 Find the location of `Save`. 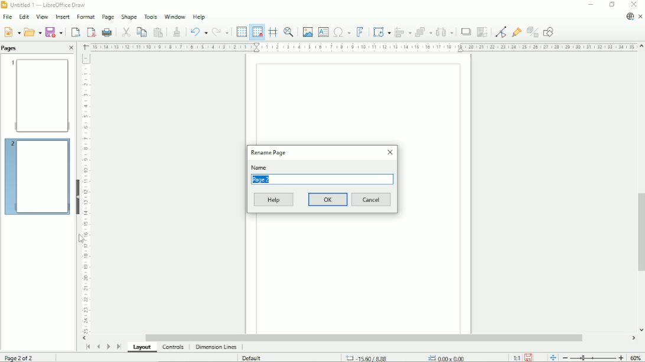

Save is located at coordinates (529, 357).